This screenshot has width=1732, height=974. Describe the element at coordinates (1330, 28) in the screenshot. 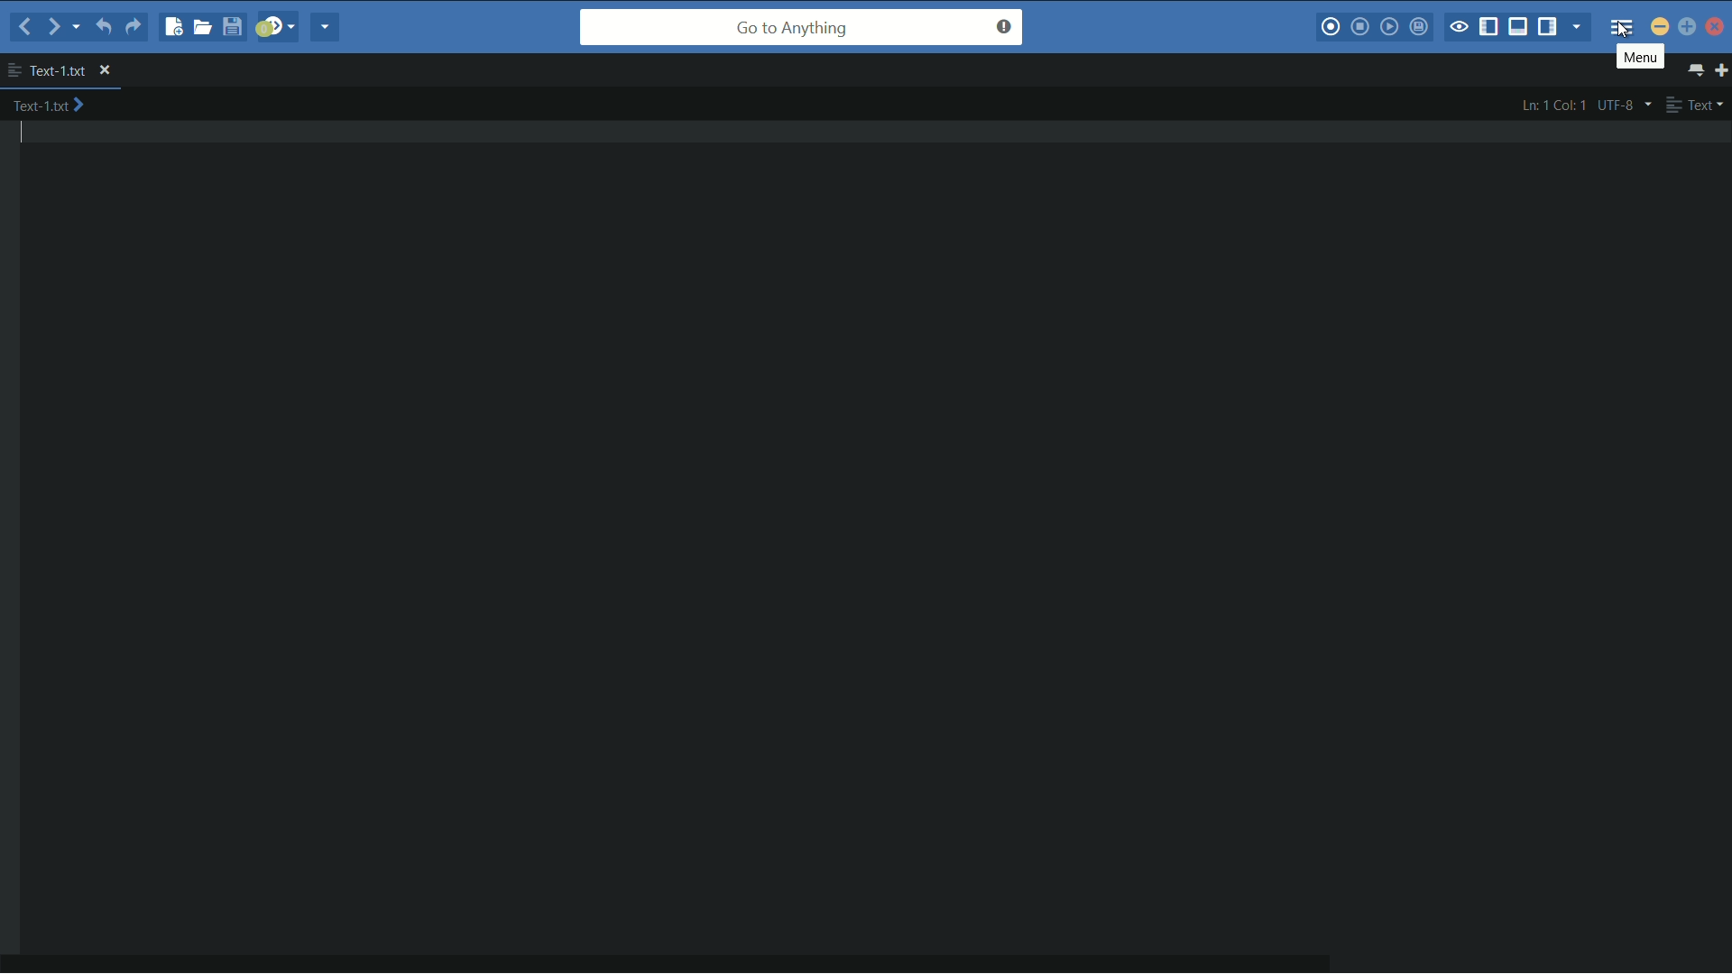

I see `record macro` at that location.